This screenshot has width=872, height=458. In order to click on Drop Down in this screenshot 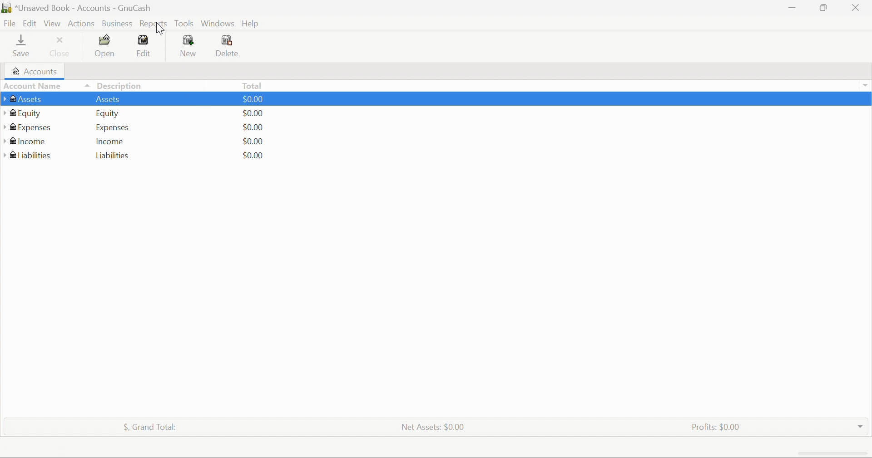, I will do `click(86, 85)`.